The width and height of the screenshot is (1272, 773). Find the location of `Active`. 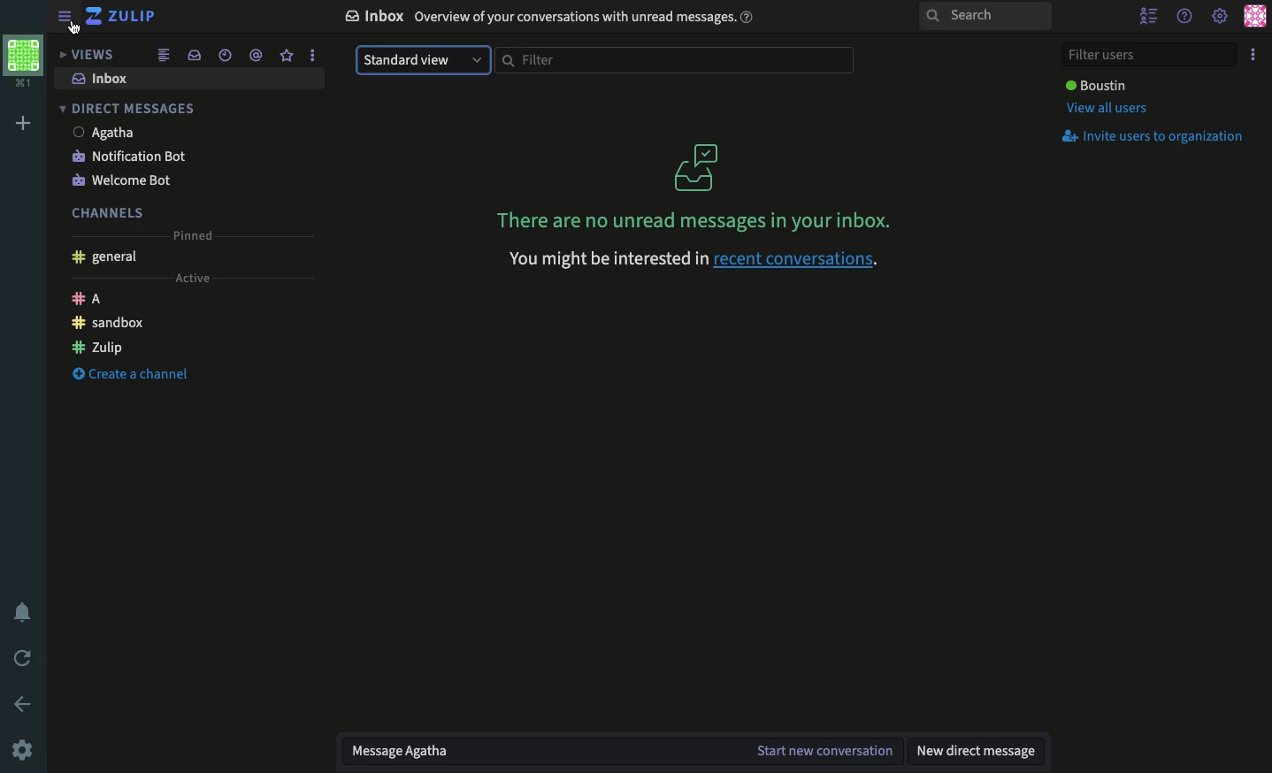

Active is located at coordinates (194, 279).